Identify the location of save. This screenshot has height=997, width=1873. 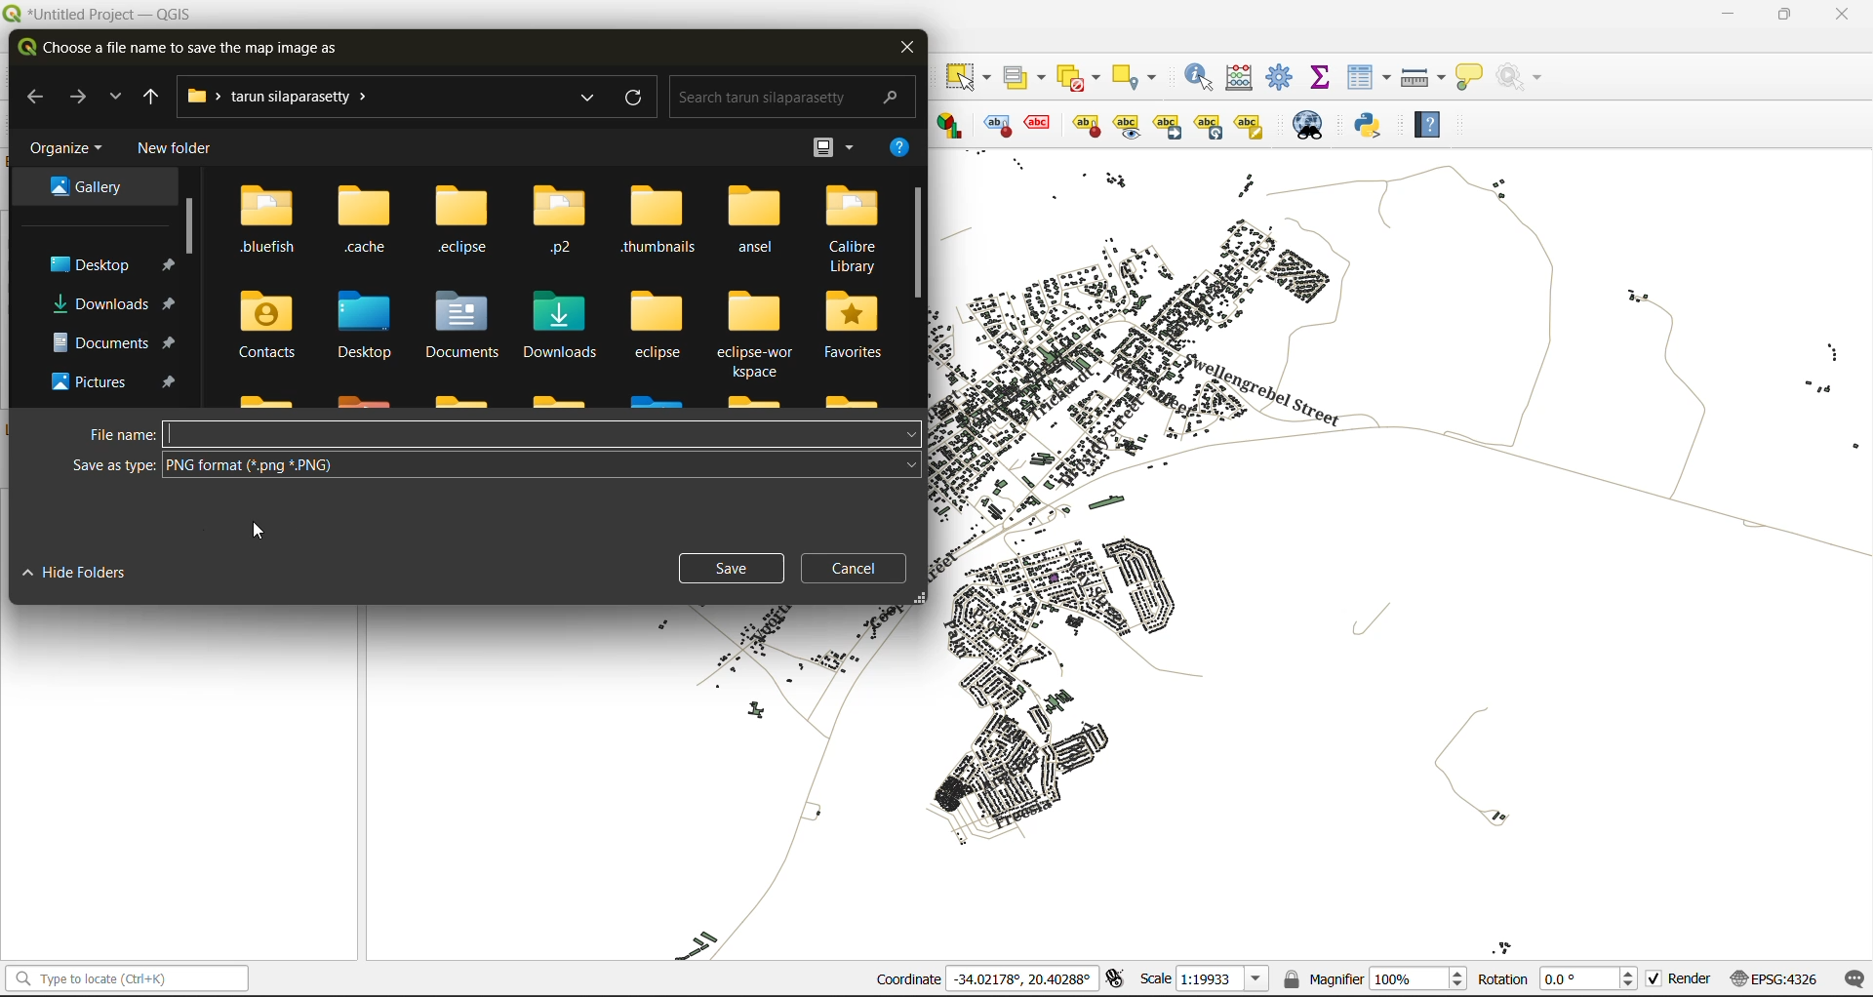
(736, 571).